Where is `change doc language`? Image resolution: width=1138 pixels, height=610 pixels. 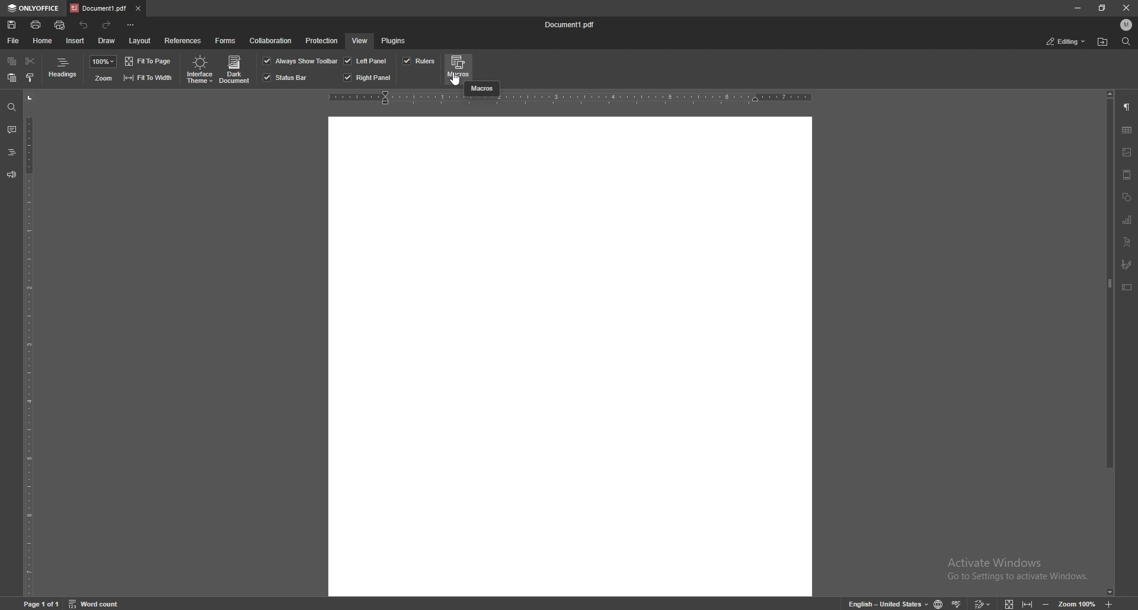
change doc language is located at coordinates (938, 603).